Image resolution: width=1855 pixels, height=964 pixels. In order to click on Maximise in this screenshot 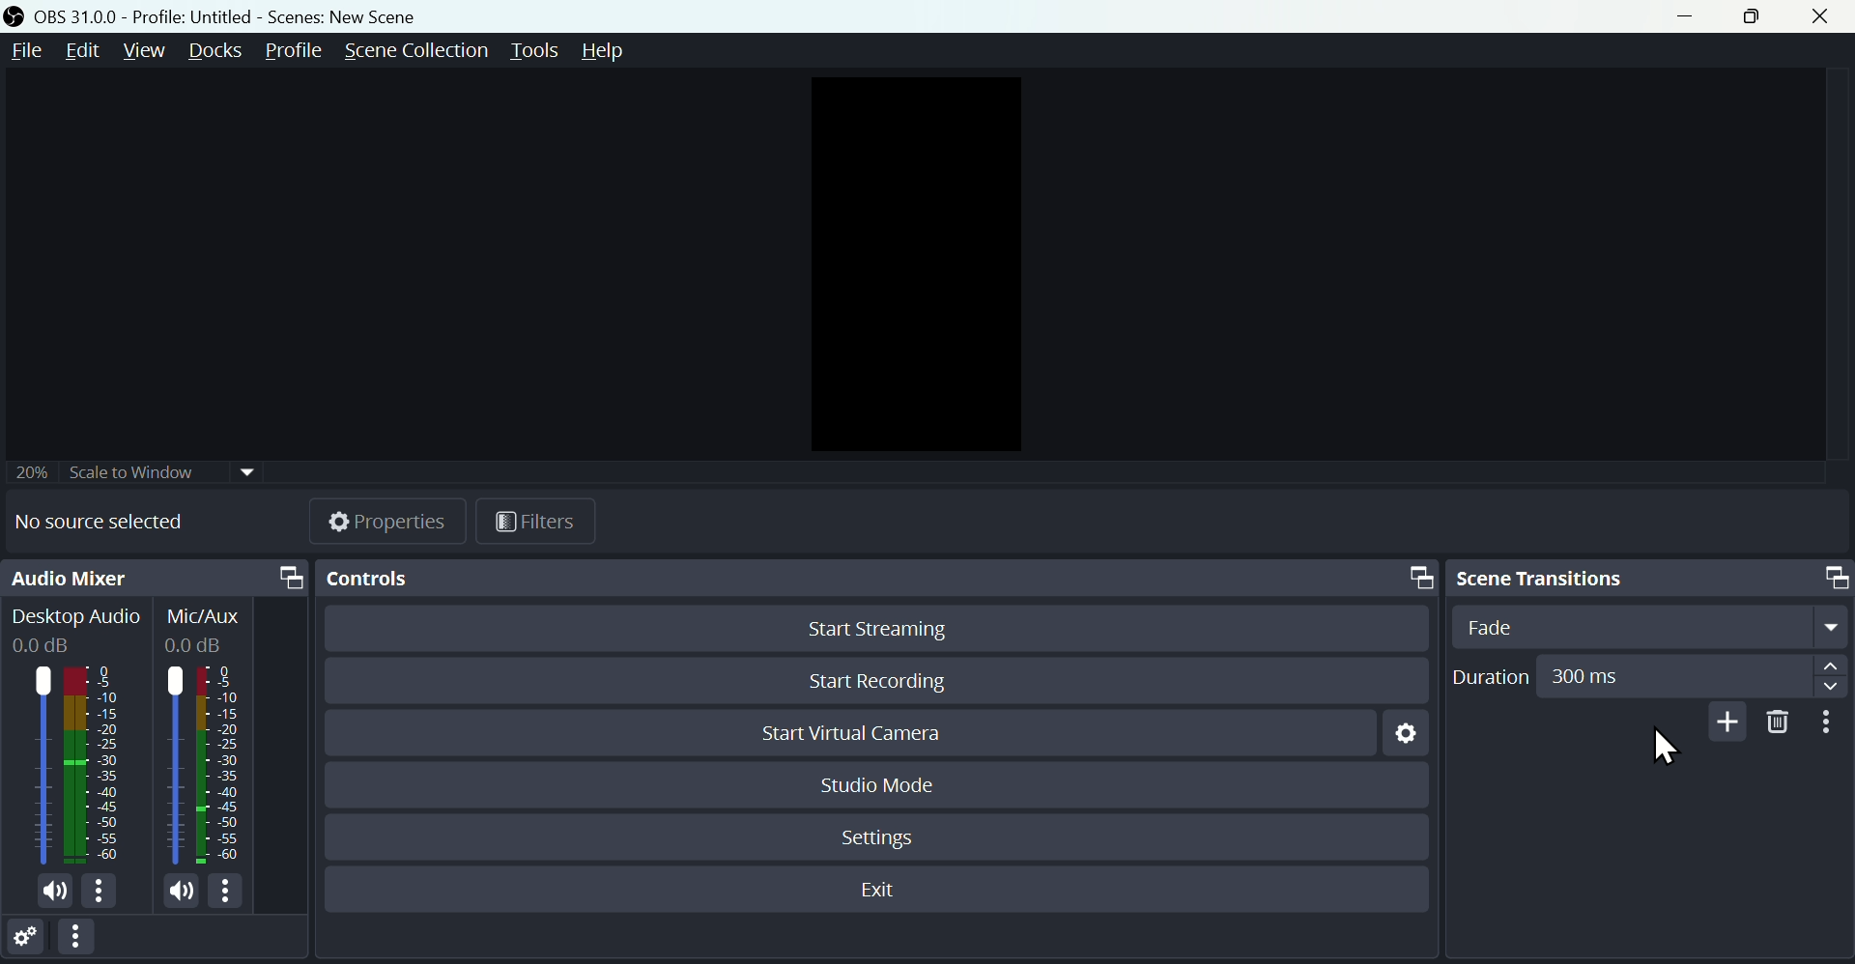, I will do `click(1762, 15)`.